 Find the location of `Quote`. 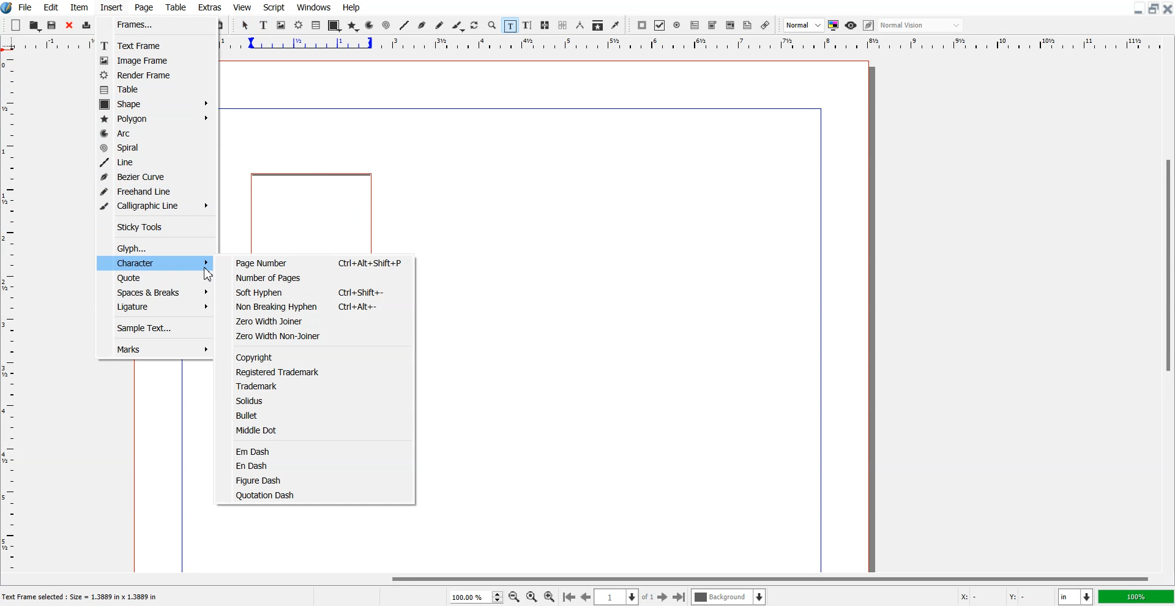

Quote is located at coordinates (154, 277).